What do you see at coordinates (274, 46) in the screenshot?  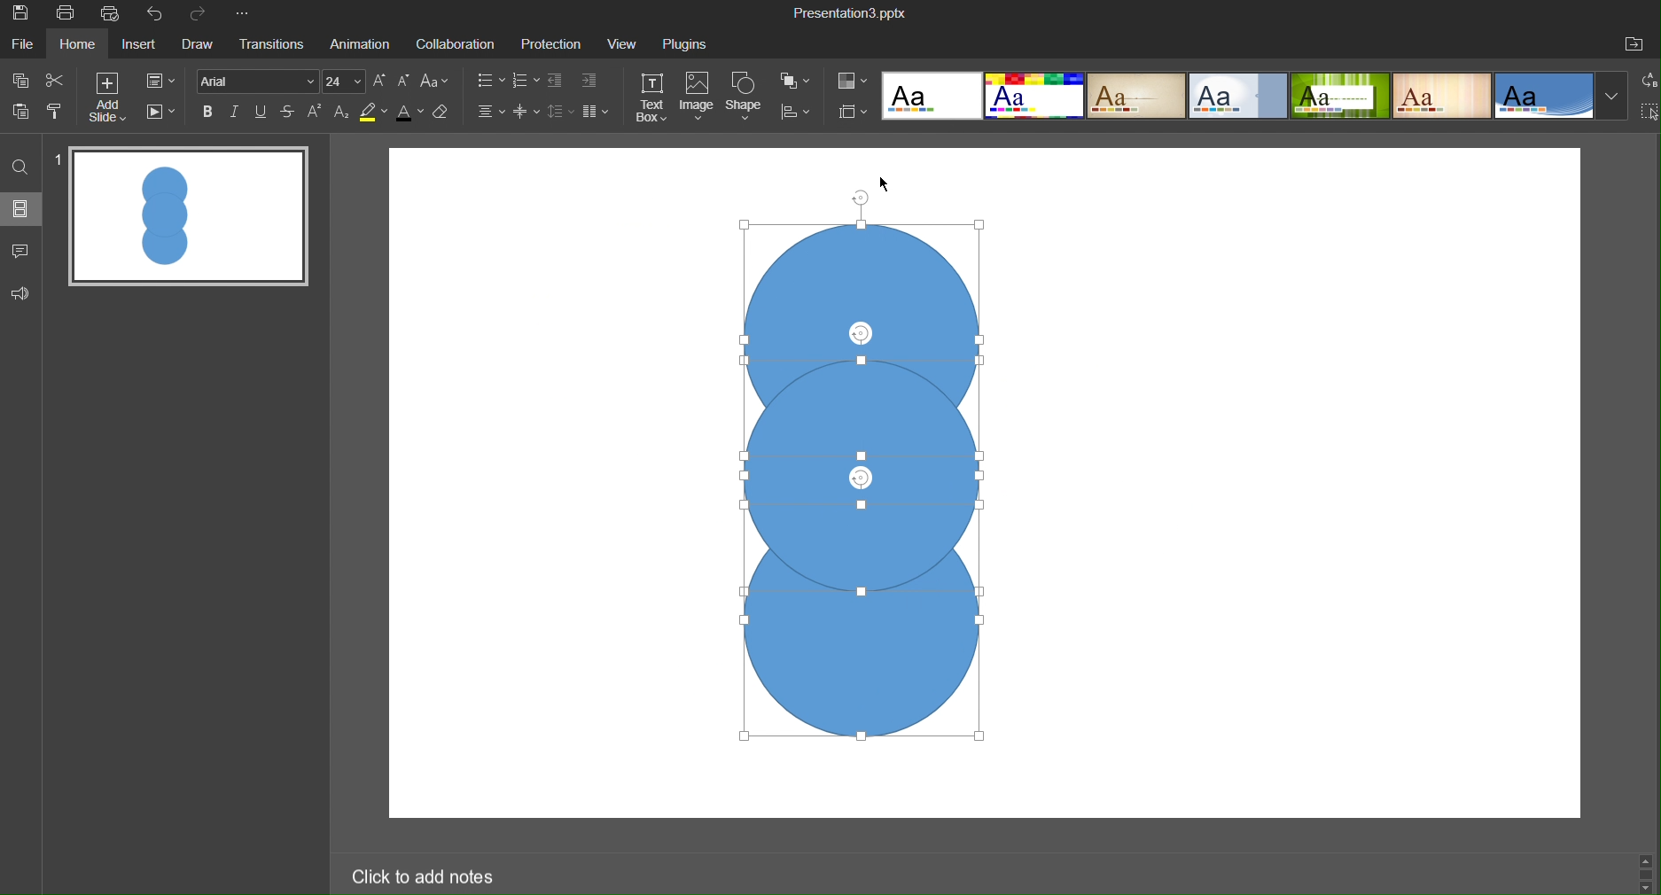 I see `Transitions` at bounding box center [274, 46].